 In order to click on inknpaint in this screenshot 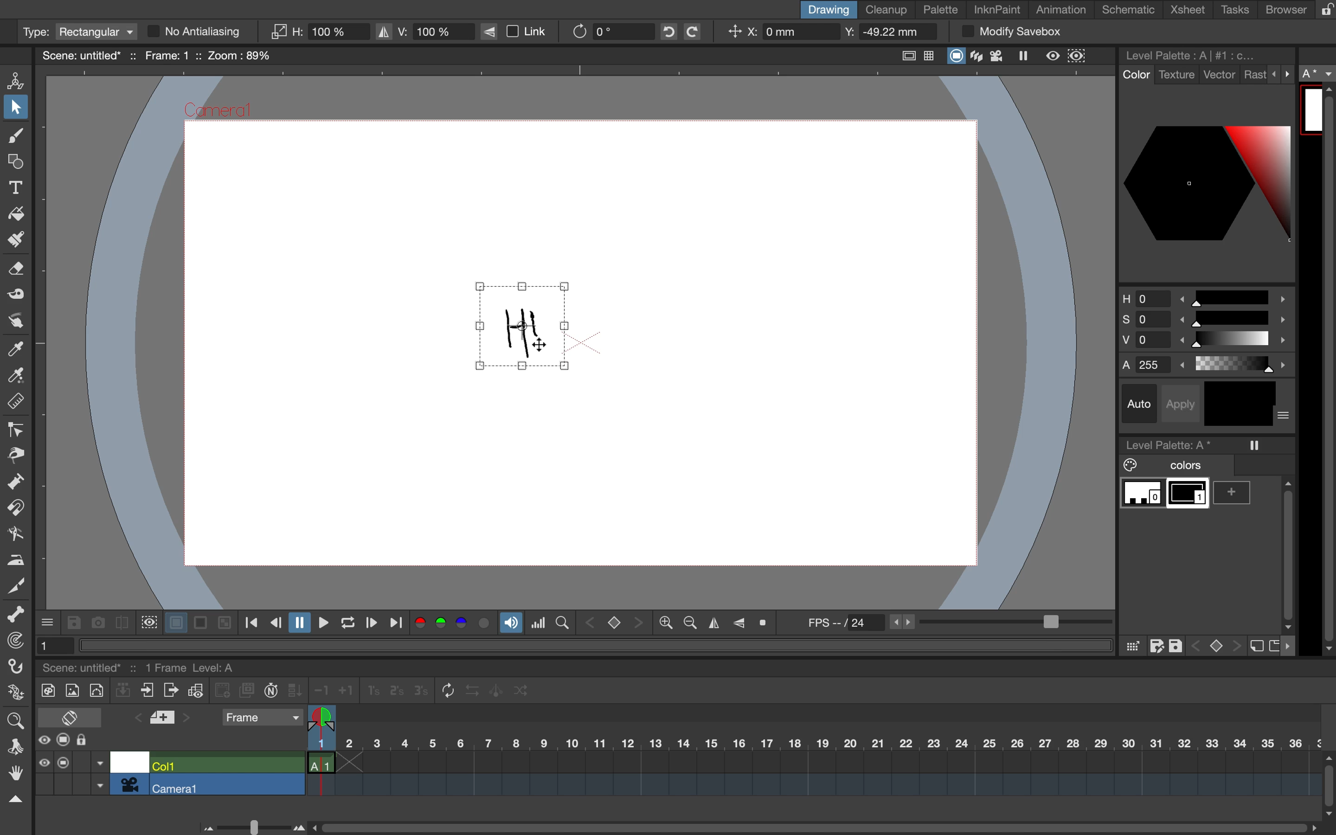, I will do `click(997, 8)`.